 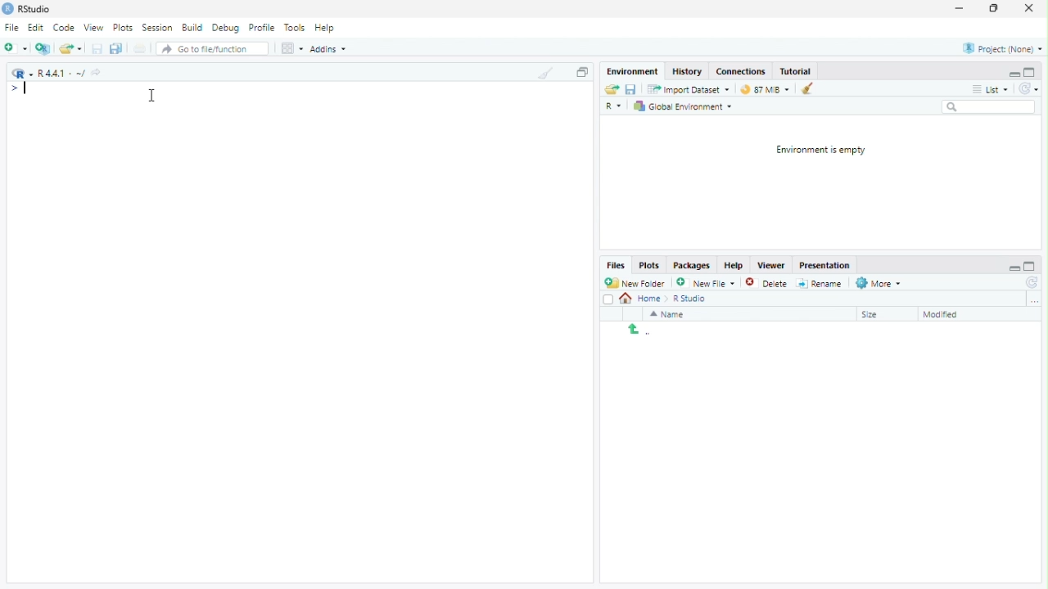 I want to click on , so click(x=635, y=72).